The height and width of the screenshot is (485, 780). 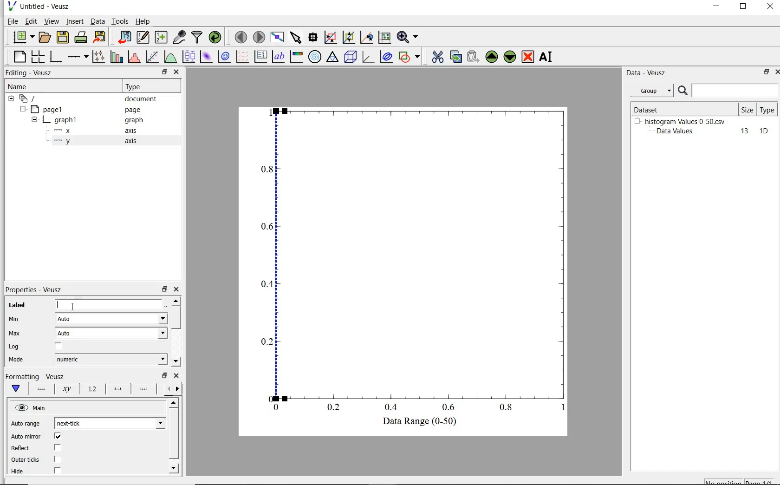 I want to click on label, so click(x=17, y=305).